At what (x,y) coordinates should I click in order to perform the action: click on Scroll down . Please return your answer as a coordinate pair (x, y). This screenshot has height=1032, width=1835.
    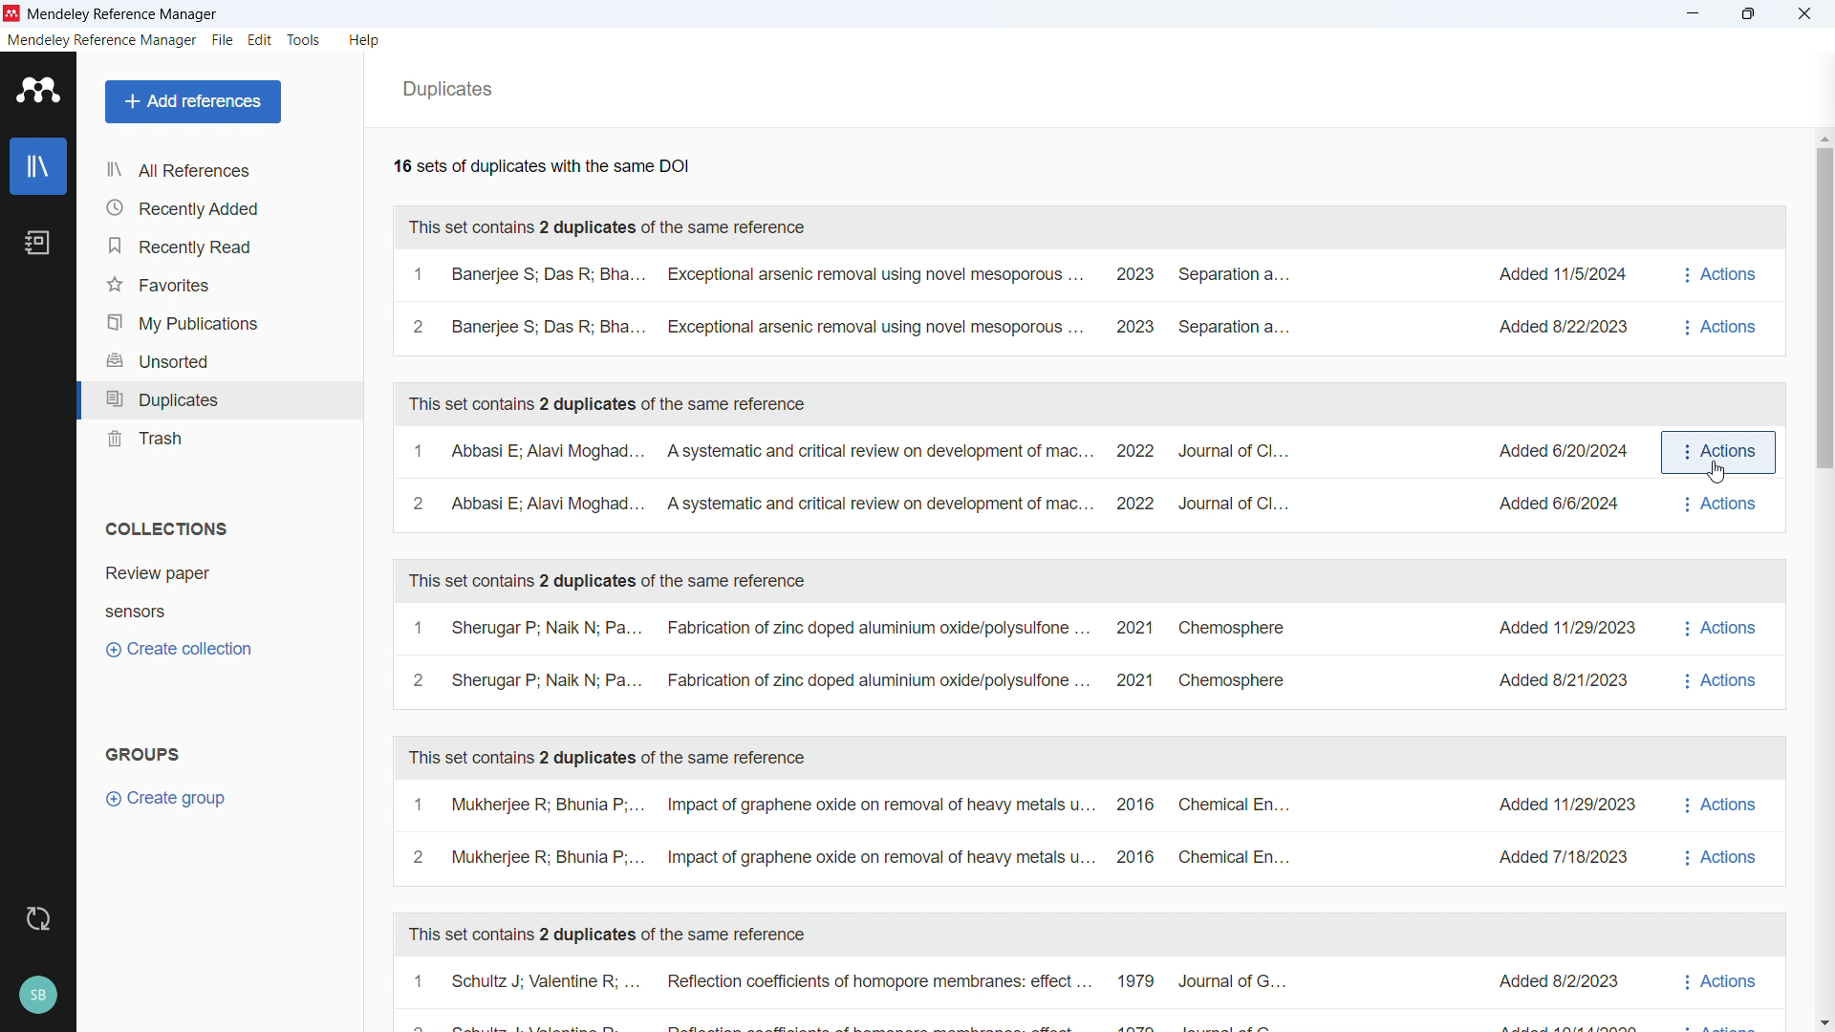
    Looking at the image, I should click on (1824, 1021).